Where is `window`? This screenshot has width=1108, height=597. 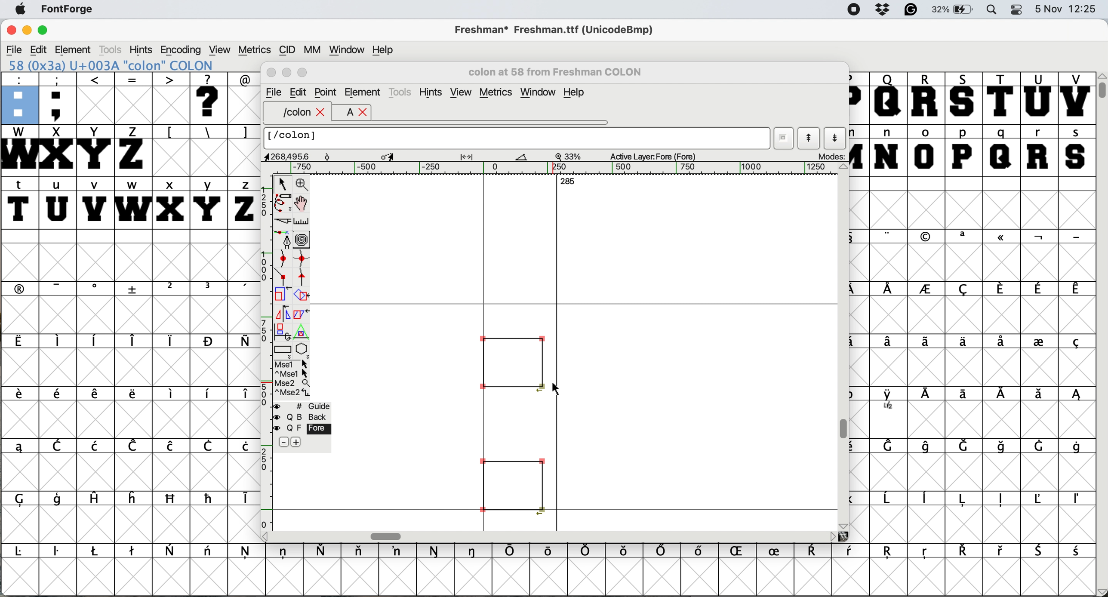
window is located at coordinates (348, 48).